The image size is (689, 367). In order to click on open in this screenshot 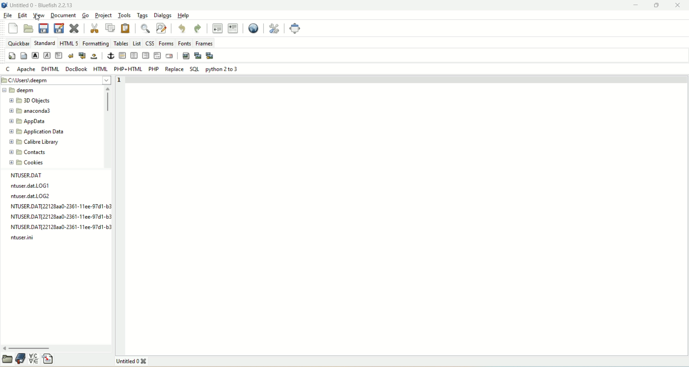, I will do `click(29, 28)`.